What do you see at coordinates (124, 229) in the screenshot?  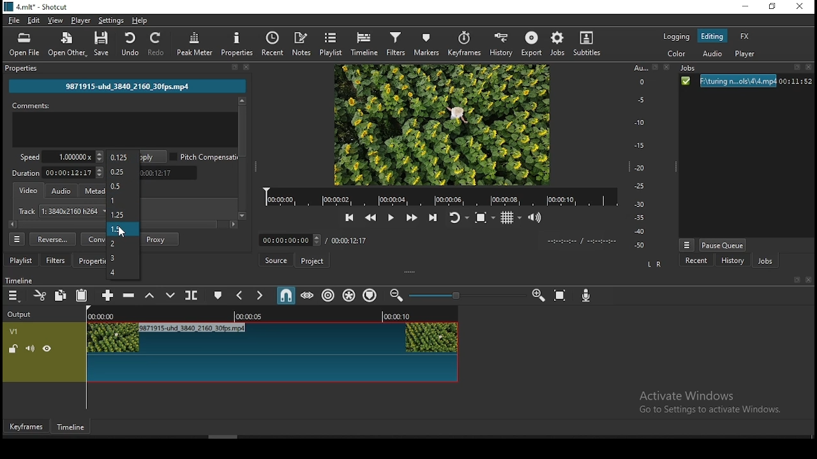 I see `1.5` at bounding box center [124, 229].